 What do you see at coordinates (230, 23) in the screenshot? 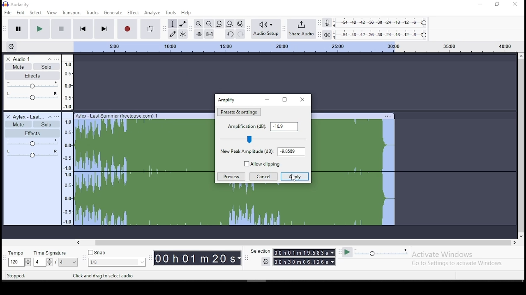
I see `fit to project to width` at bounding box center [230, 23].